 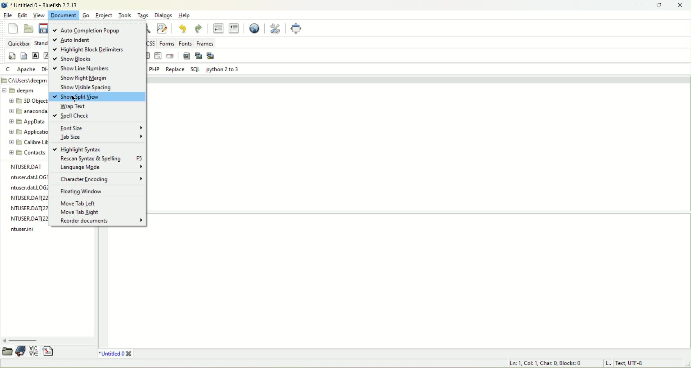 I want to click on css, so click(x=151, y=43).